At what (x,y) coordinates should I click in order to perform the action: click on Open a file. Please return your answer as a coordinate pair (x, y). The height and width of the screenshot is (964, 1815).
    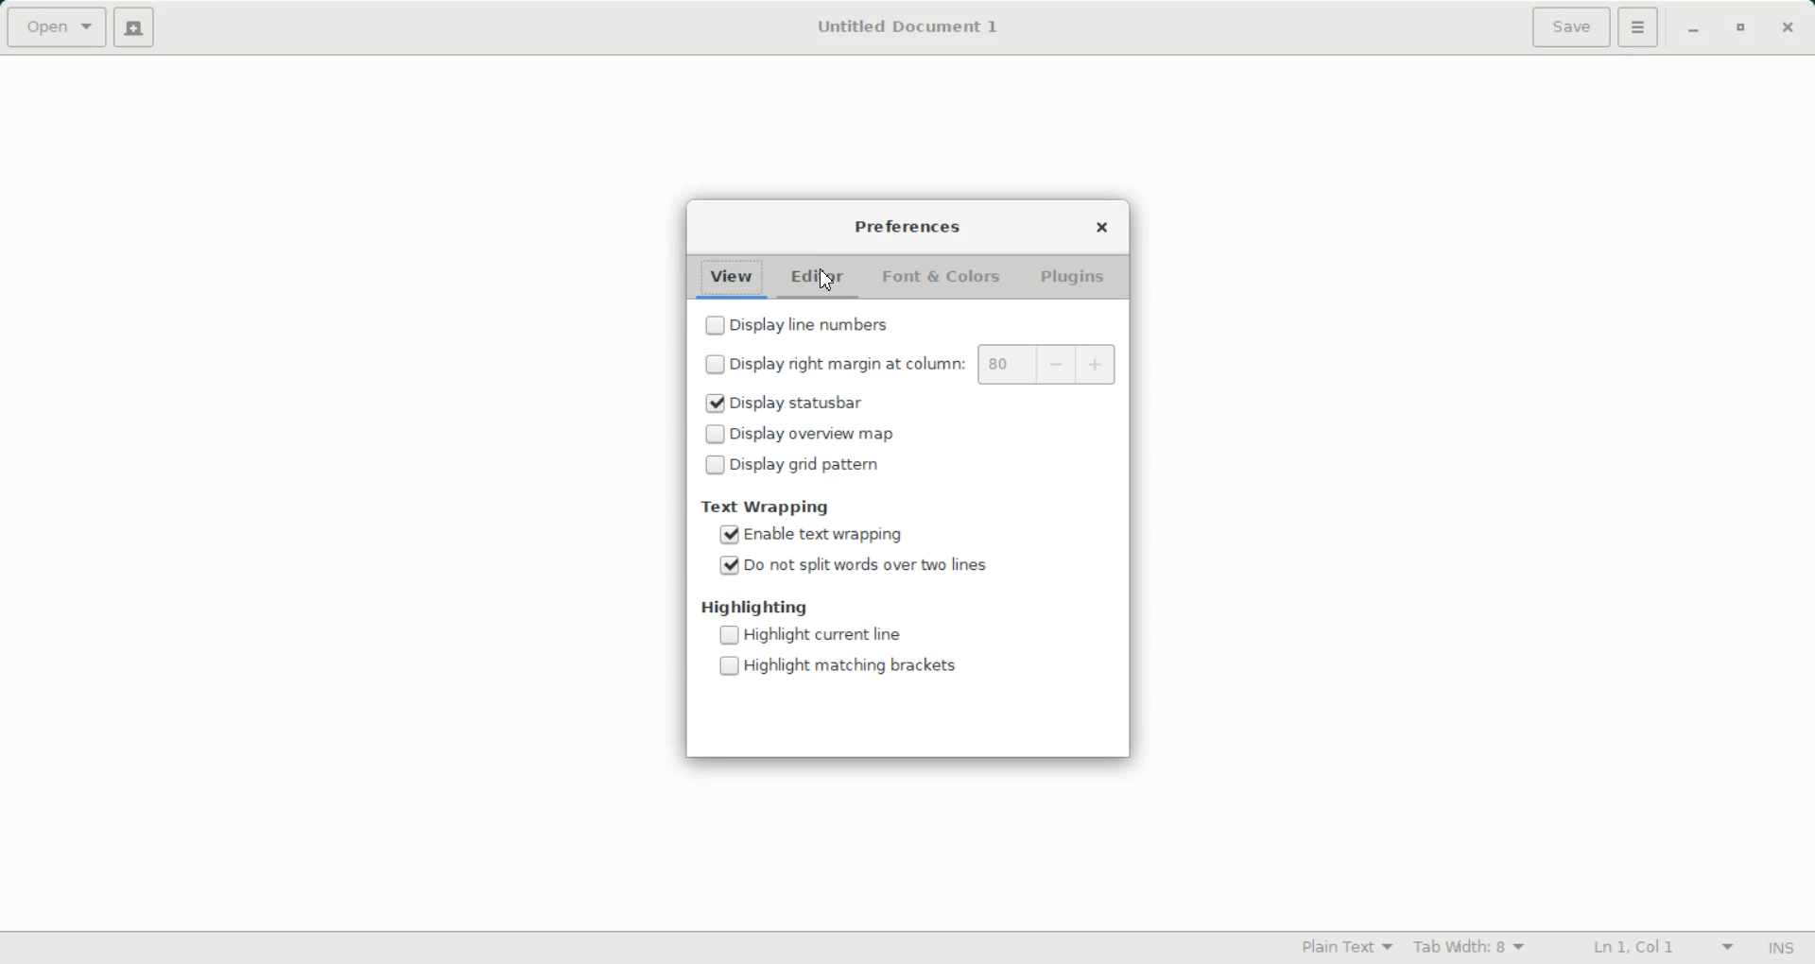
    Looking at the image, I should click on (55, 26).